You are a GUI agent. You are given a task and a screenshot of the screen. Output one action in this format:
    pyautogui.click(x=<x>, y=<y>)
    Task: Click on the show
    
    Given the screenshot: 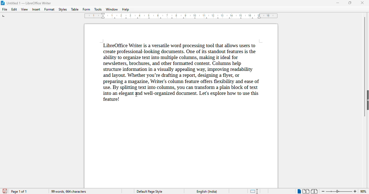 What is the action you would take?
    pyautogui.click(x=367, y=100)
    